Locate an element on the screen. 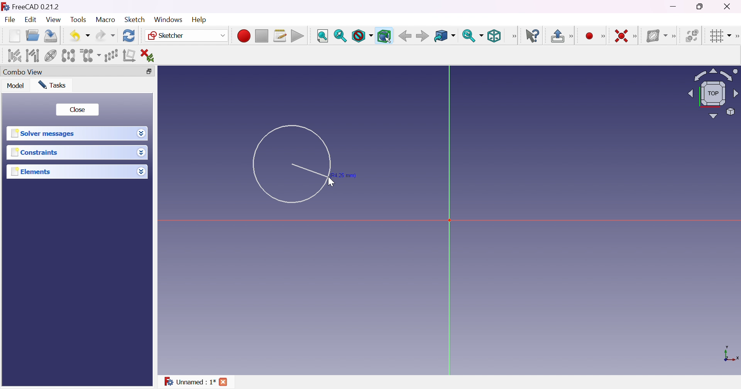 The image size is (741, 389). File is located at coordinates (10, 20).